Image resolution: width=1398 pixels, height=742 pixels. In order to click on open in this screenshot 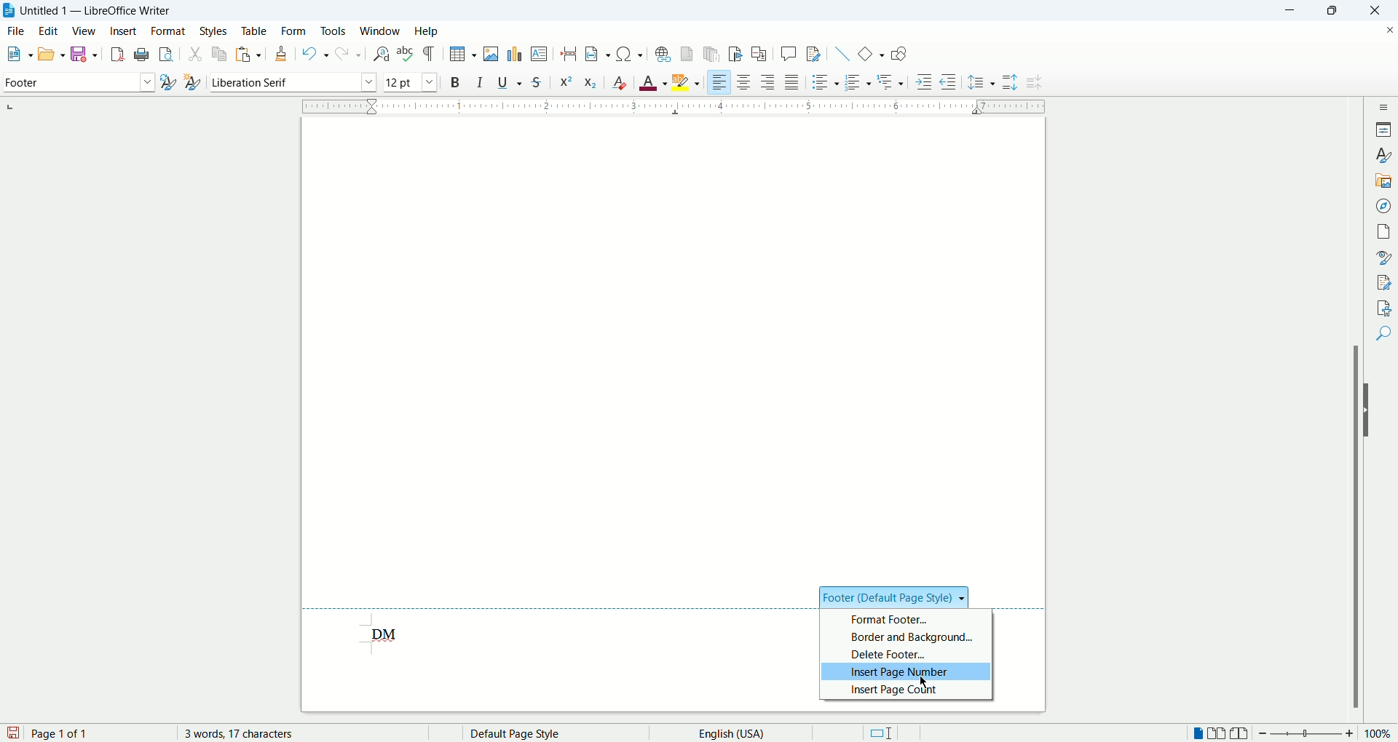, I will do `click(16, 55)`.